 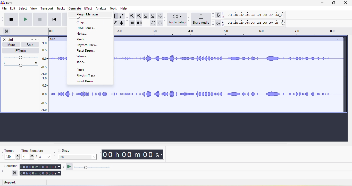 I want to click on record meter, so click(x=219, y=15).